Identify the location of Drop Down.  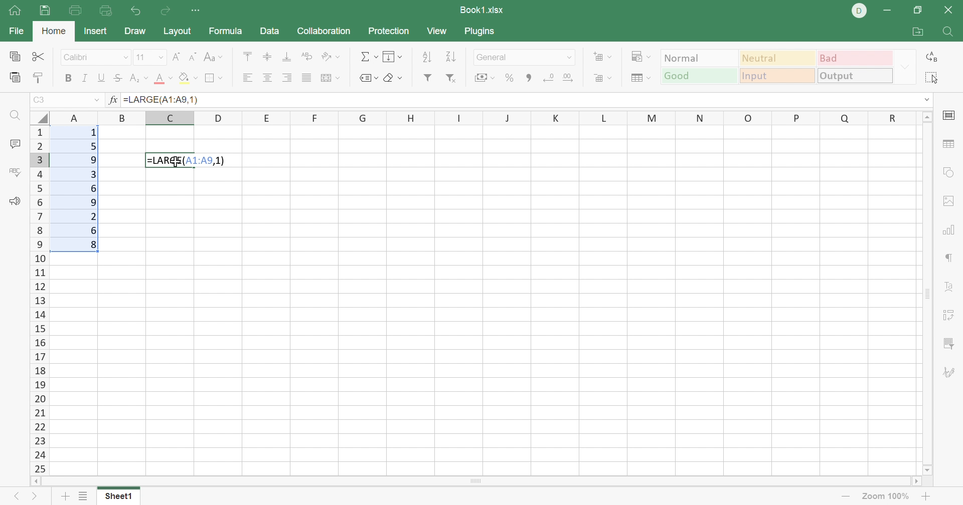
(906, 66).